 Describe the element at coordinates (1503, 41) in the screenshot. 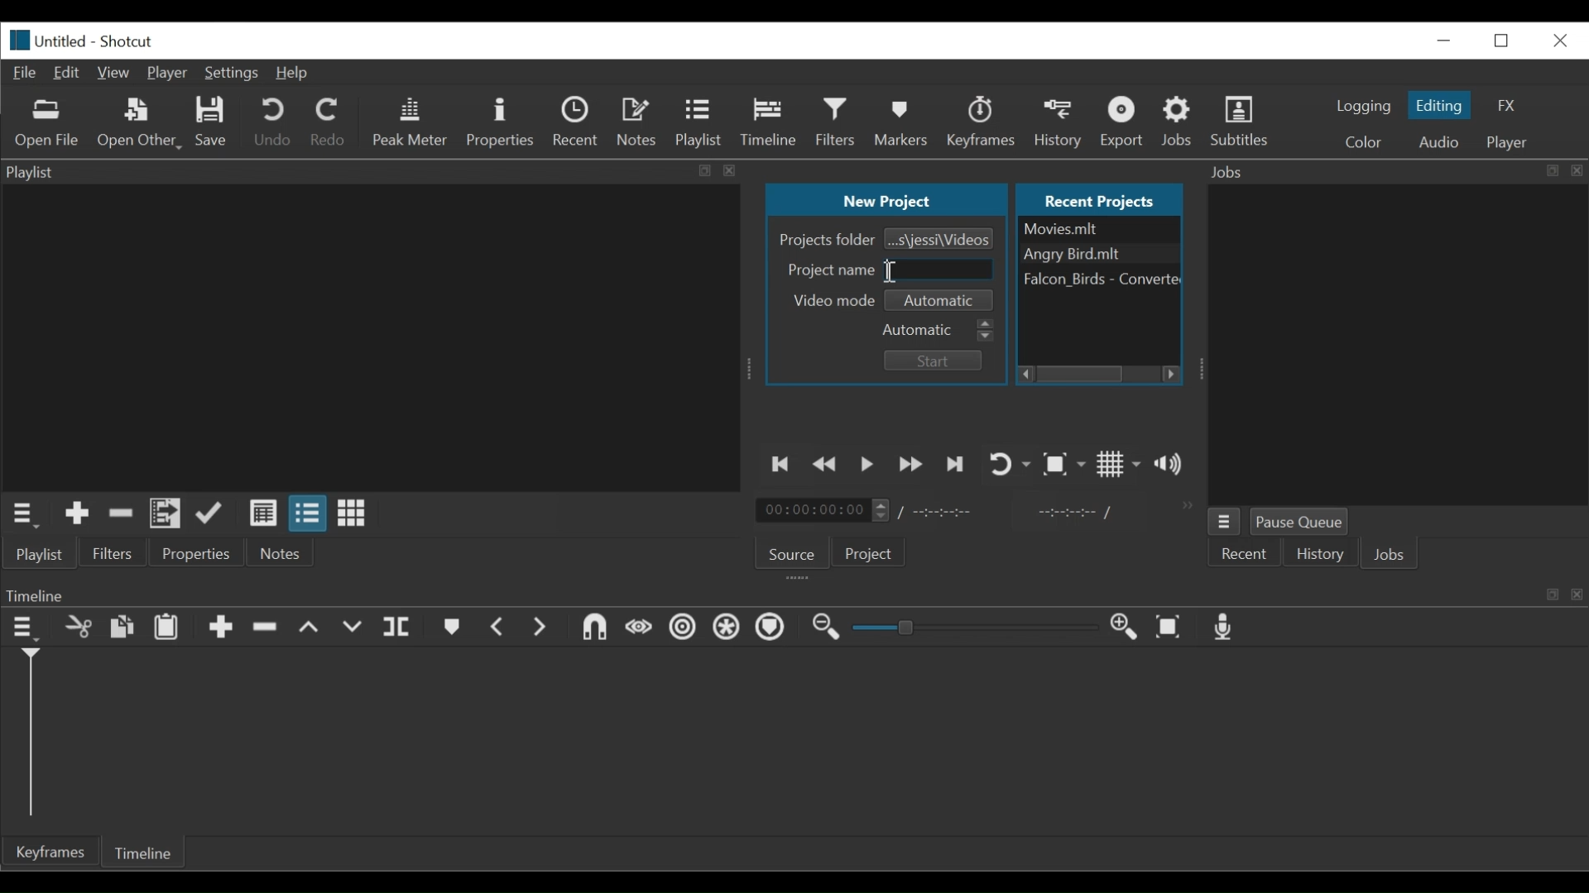

I see `Restore` at that location.